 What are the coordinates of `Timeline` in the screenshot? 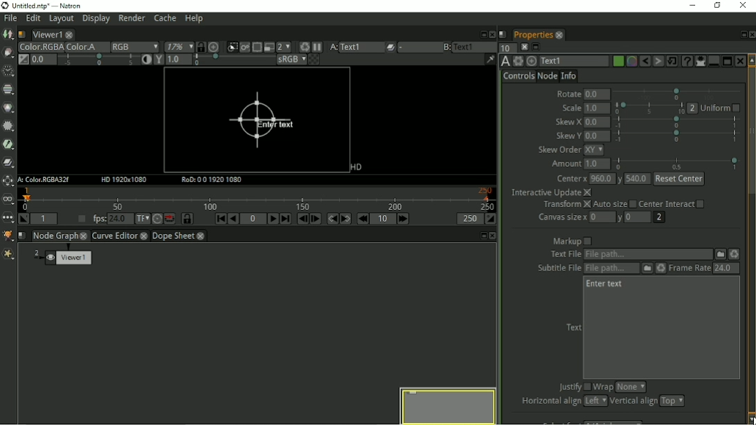 It's located at (259, 199).